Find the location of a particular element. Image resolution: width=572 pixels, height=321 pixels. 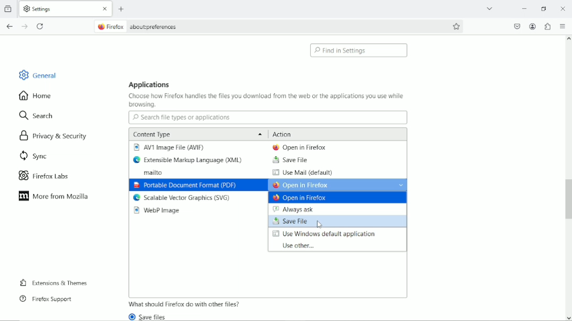

Open application menu is located at coordinates (563, 26).